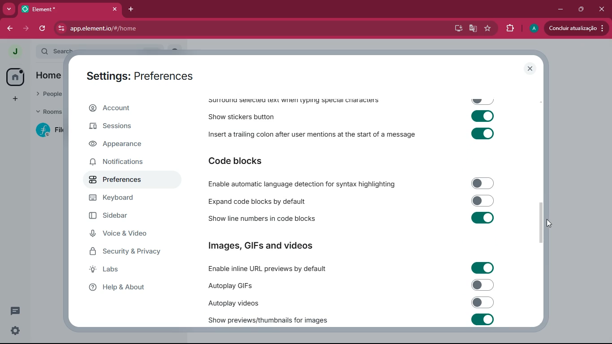  I want to click on element, so click(69, 9).